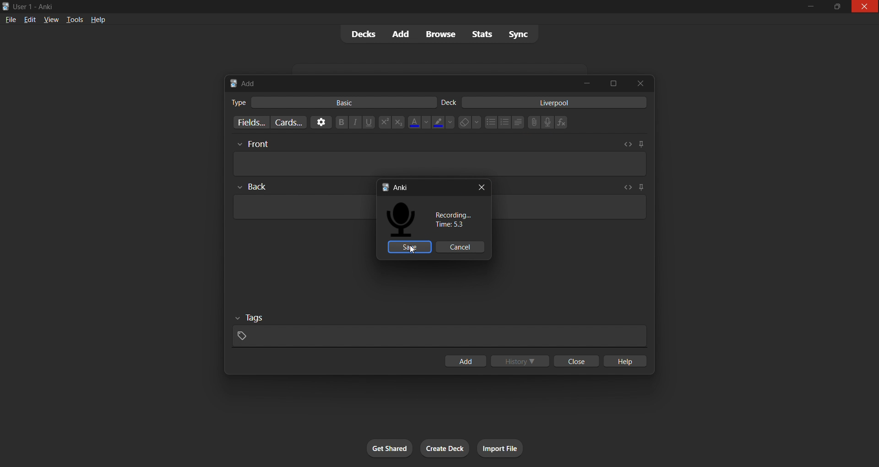 This screenshot has height=467, width=879. What do you see at coordinates (30, 20) in the screenshot?
I see `edit` at bounding box center [30, 20].